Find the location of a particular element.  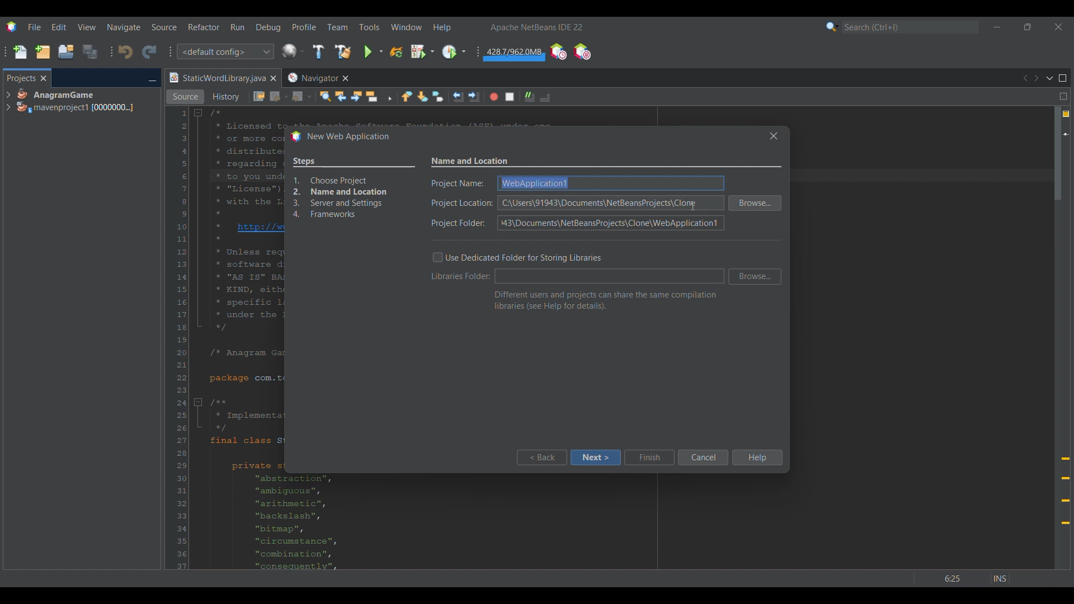

Open project is located at coordinates (66, 51).